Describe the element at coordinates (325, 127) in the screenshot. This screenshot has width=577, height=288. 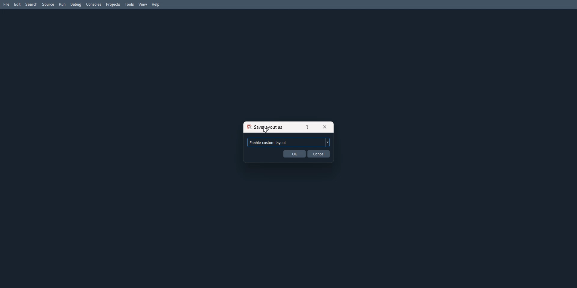
I see `Close` at that location.